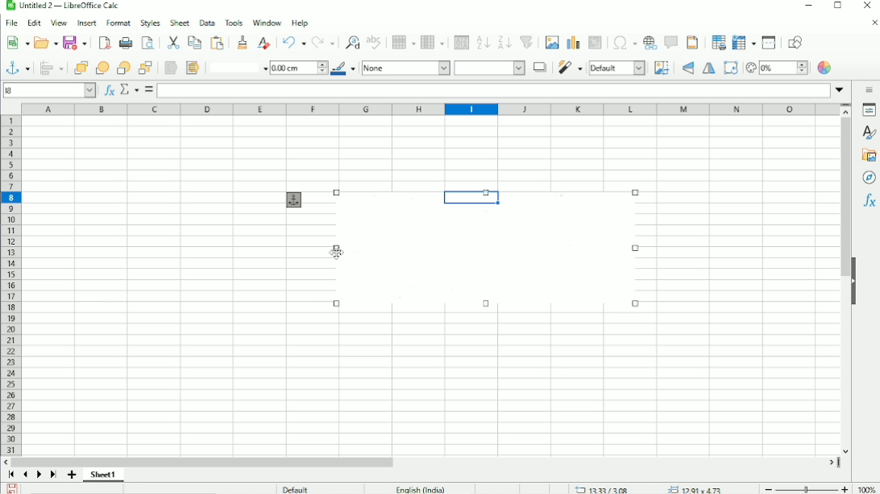 The image size is (880, 494). I want to click on Default, so click(295, 488).